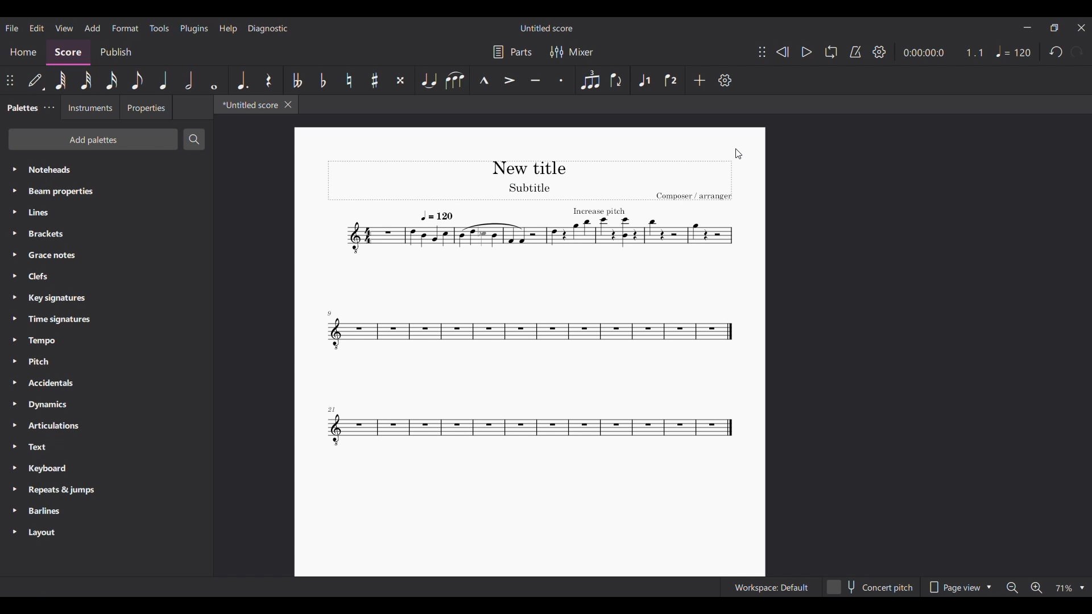 The height and width of the screenshot is (614, 1092). Describe the element at coordinates (189, 80) in the screenshot. I see `Half note` at that location.